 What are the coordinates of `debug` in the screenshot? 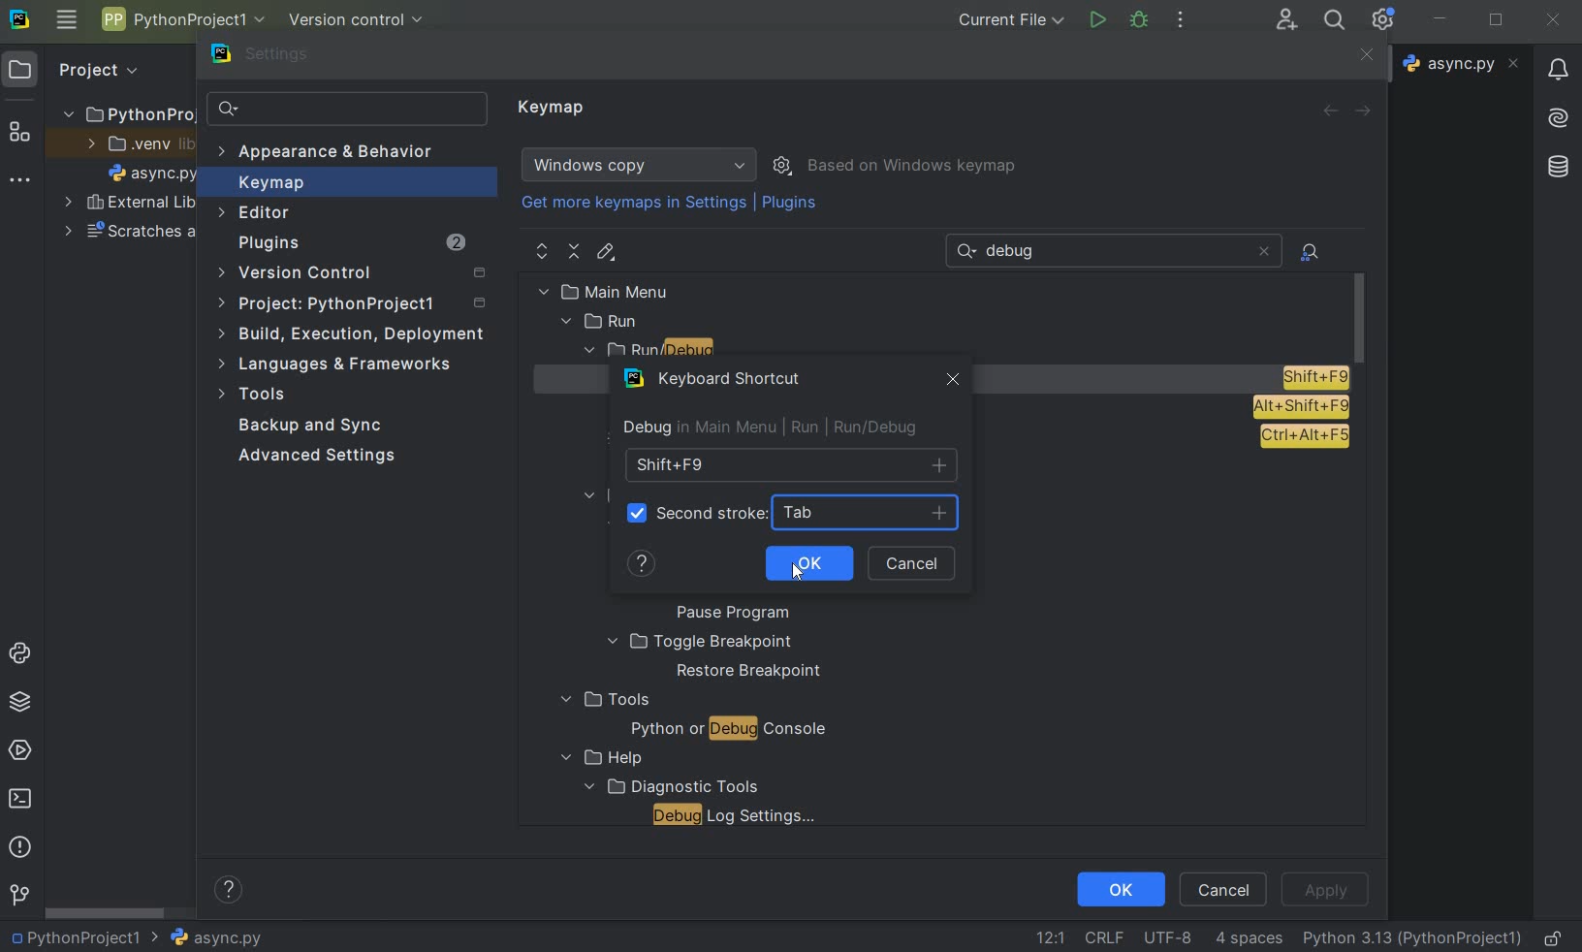 It's located at (1140, 18).